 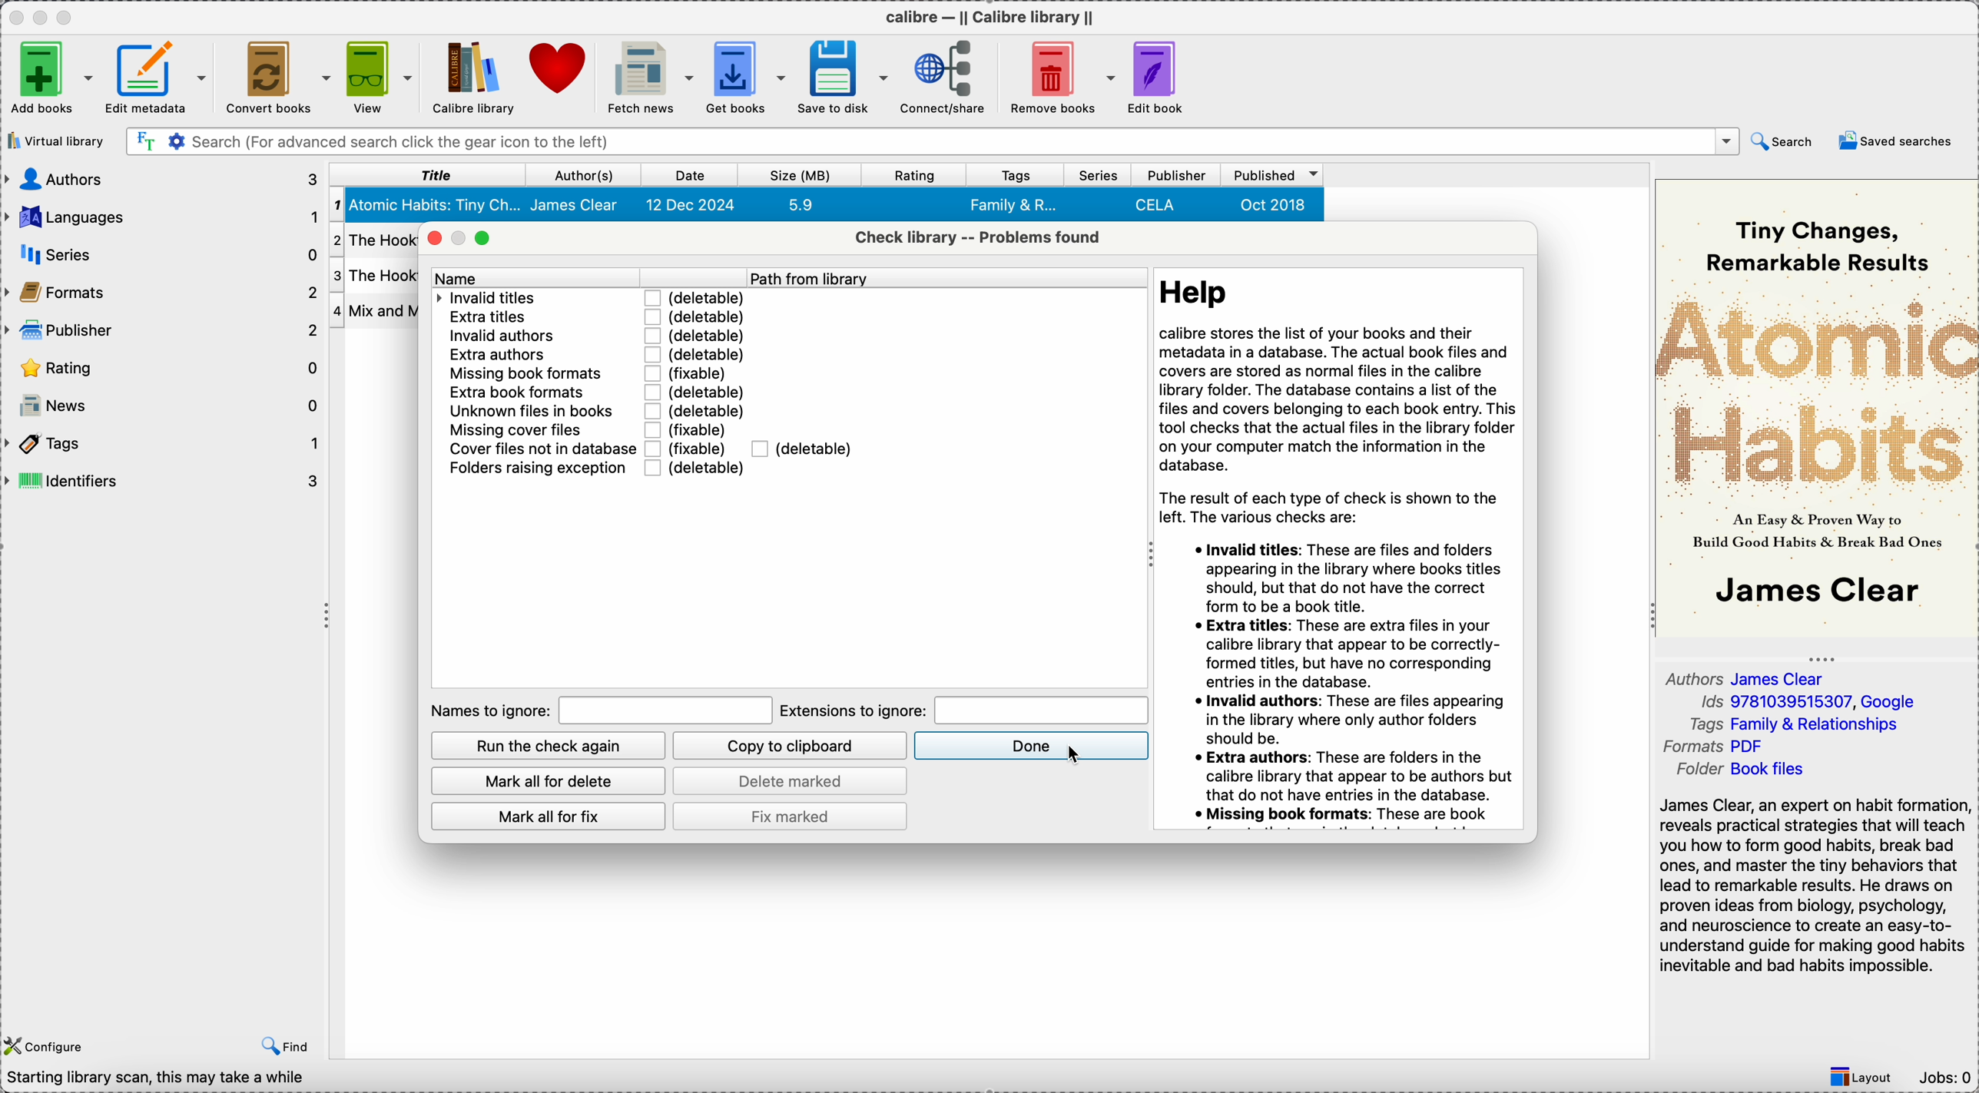 I want to click on deletable, so click(x=694, y=316).